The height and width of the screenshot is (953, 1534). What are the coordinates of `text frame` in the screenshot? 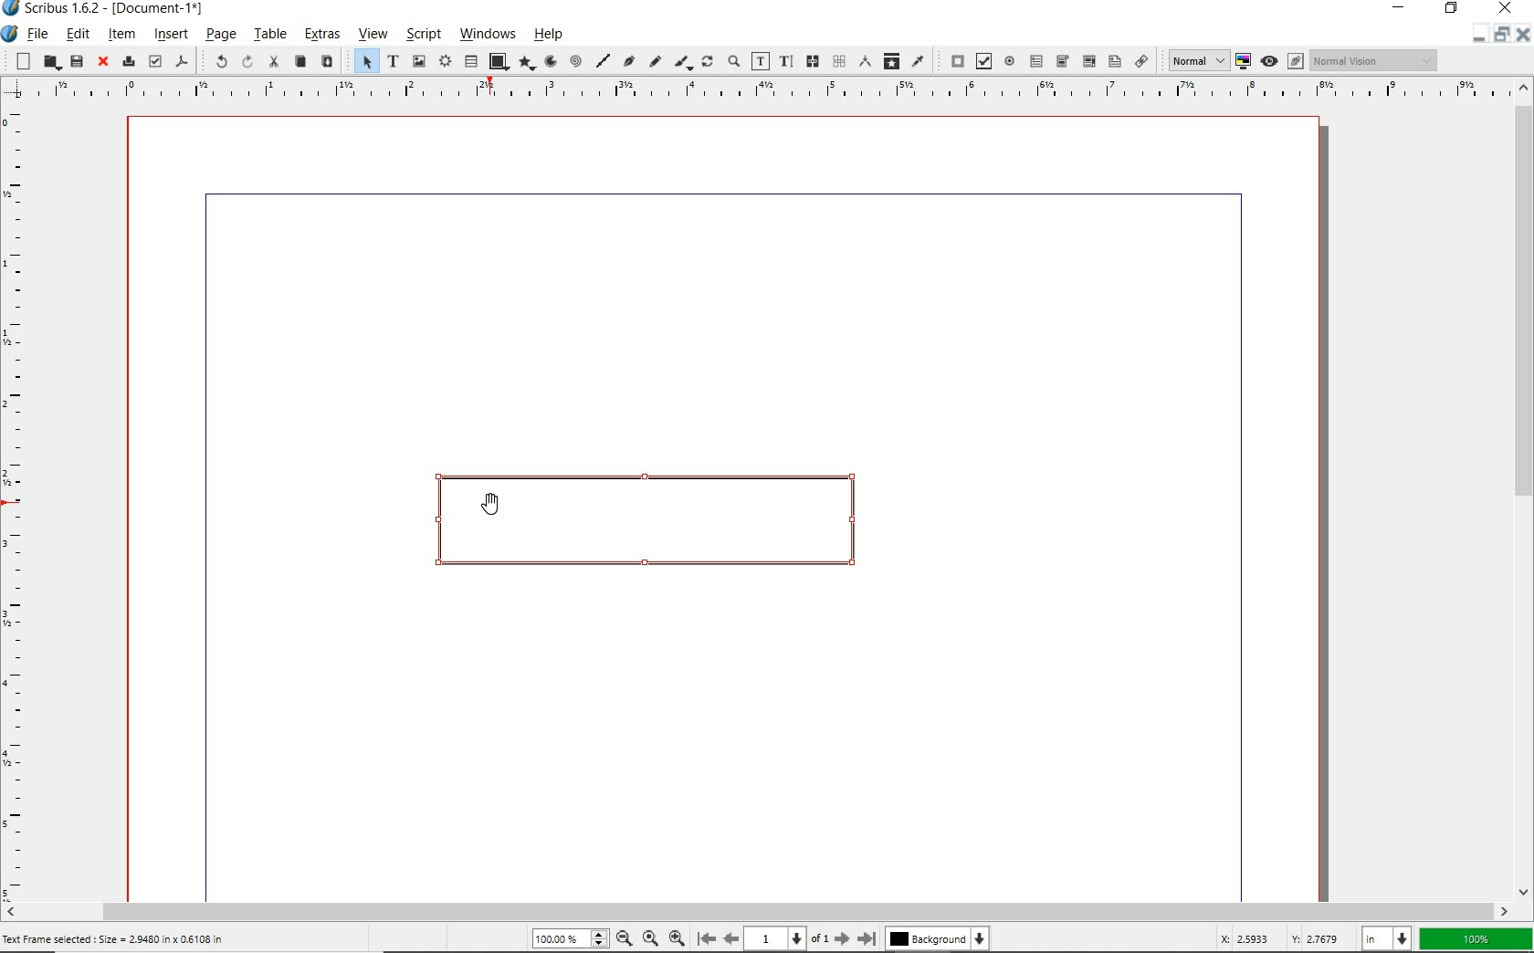 It's located at (392, 62).